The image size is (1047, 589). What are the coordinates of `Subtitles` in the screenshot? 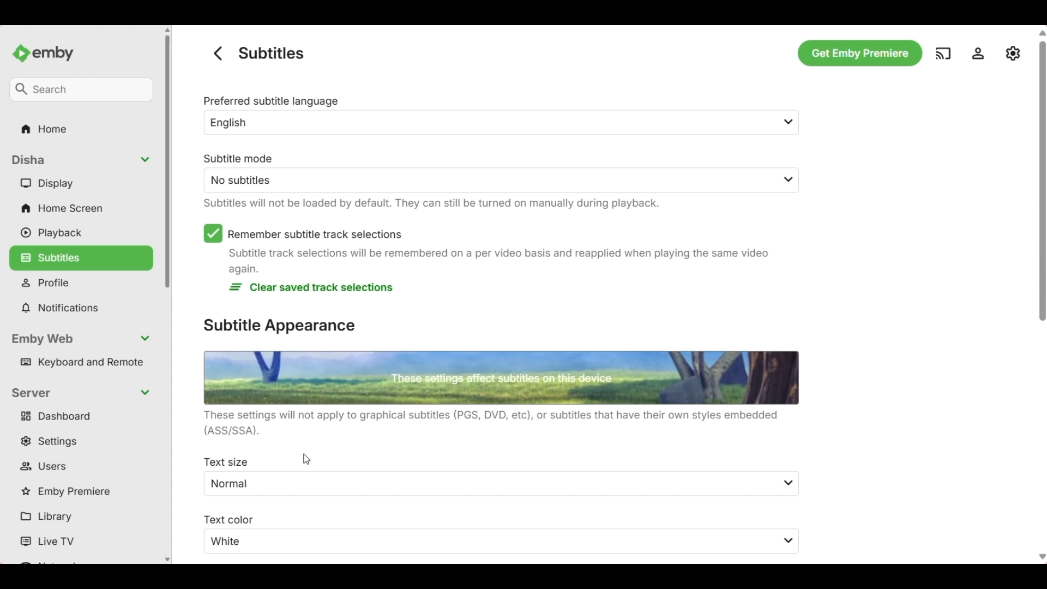 It's located at (81, 256).